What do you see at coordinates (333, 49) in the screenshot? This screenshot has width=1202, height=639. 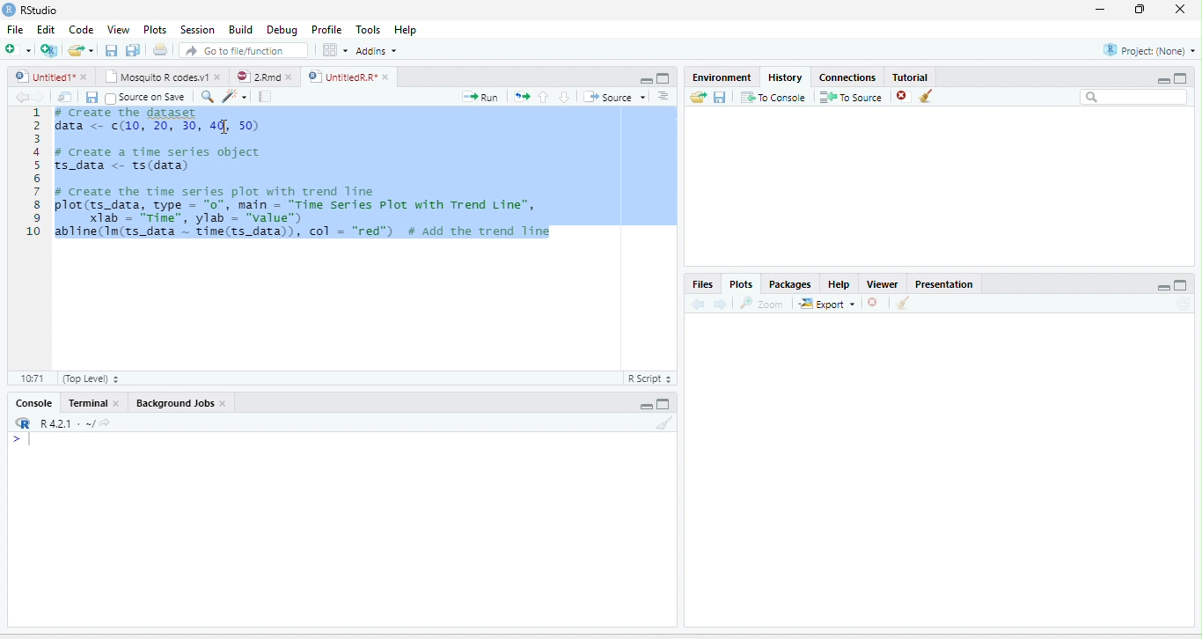 I see `Workspace panes` at bounding box center [333, 49].